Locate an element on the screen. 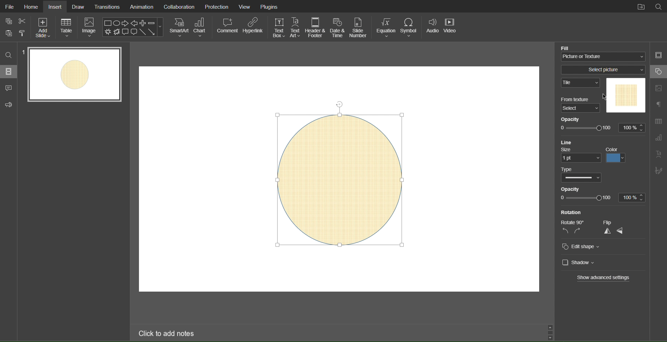 The height and width of the screenshot is (342, 667). Audio is located at coordinates (433, 28).